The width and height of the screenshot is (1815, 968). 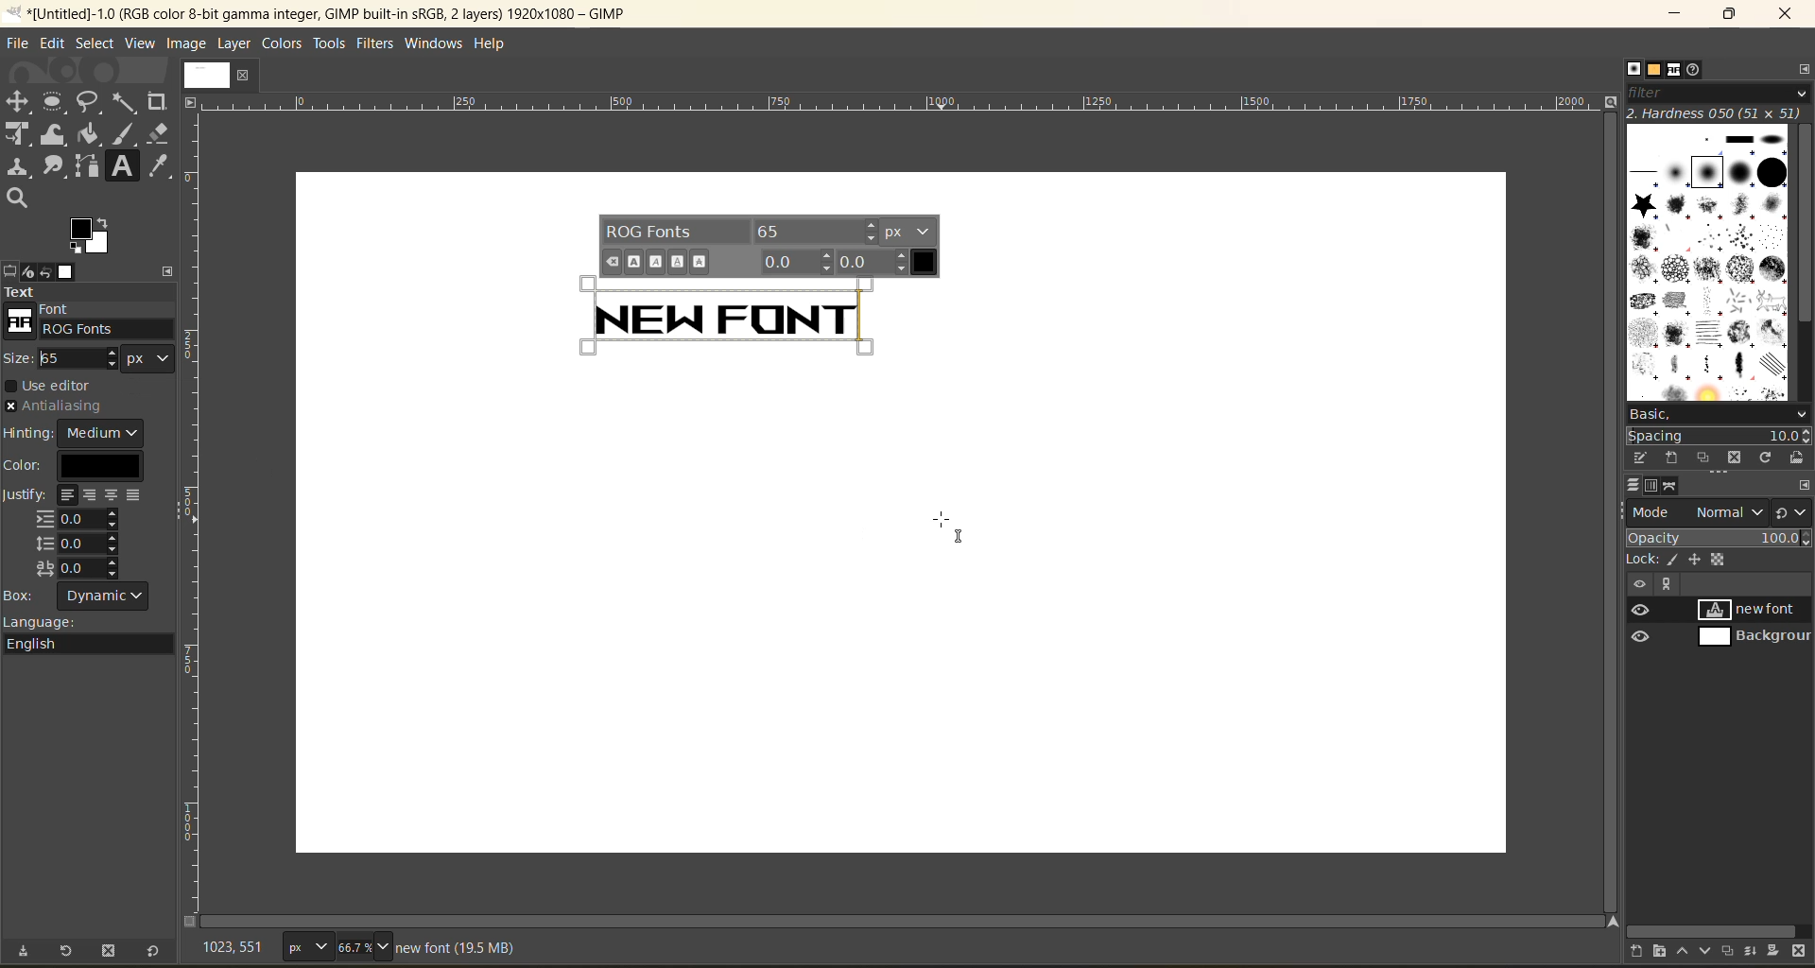 I want to click on switch, so click(x=1790, y=511).